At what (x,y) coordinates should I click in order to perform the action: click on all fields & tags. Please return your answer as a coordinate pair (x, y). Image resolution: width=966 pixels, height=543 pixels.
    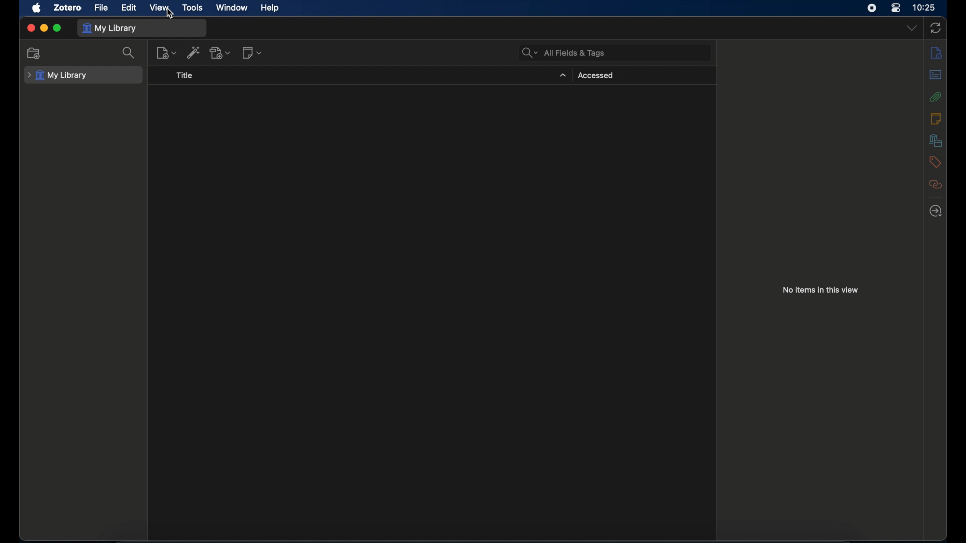
    Looking at the image, I should click on (564, 52).